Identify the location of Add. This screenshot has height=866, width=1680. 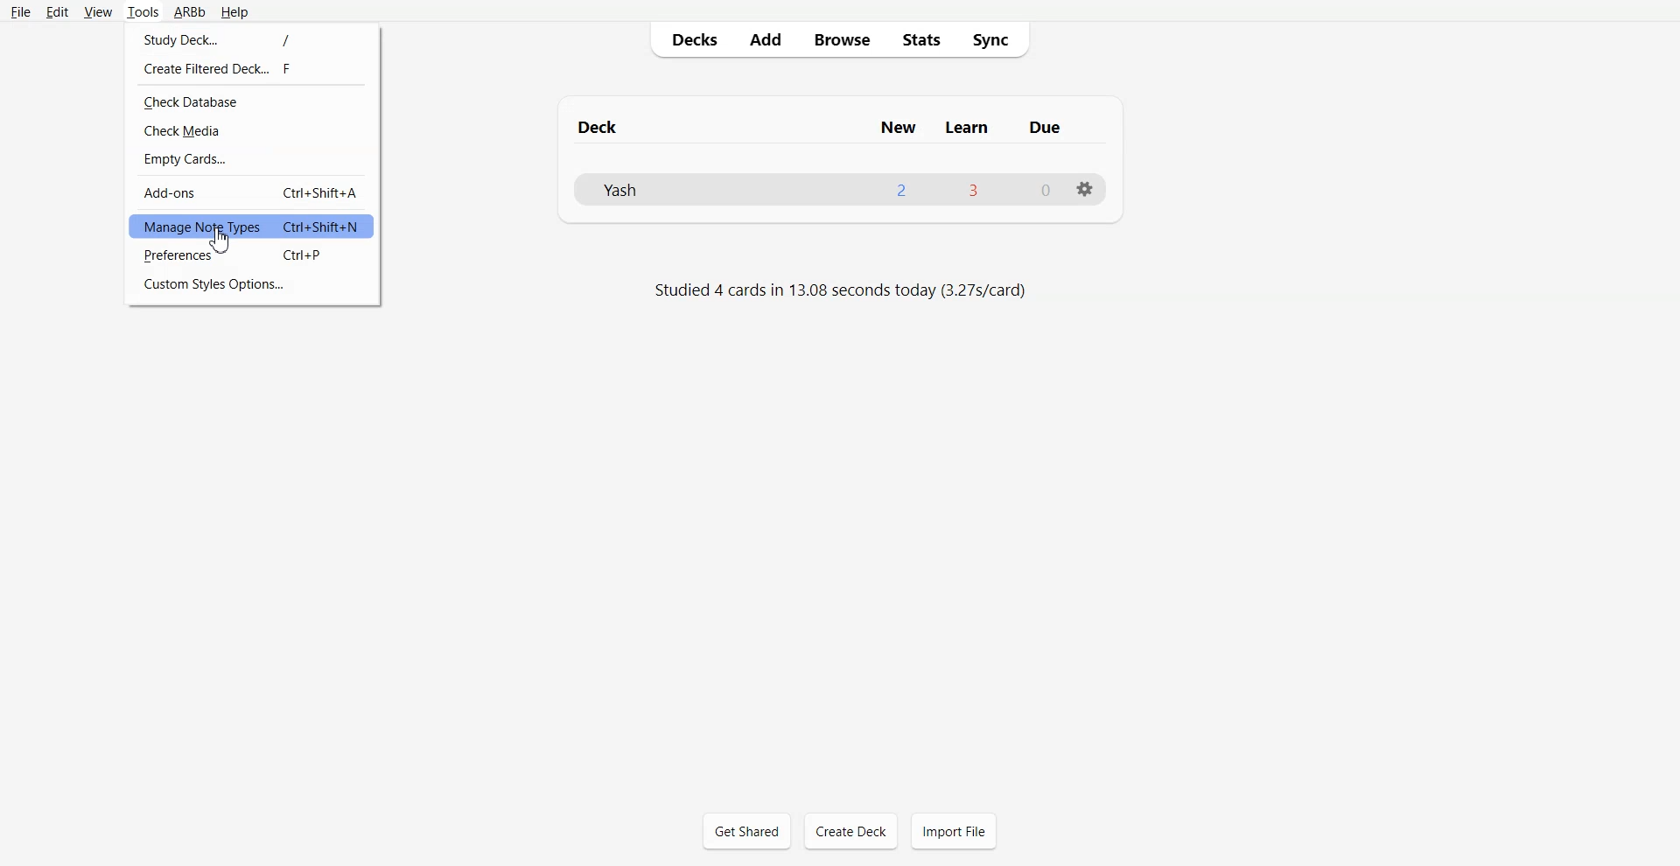
(765, 39).